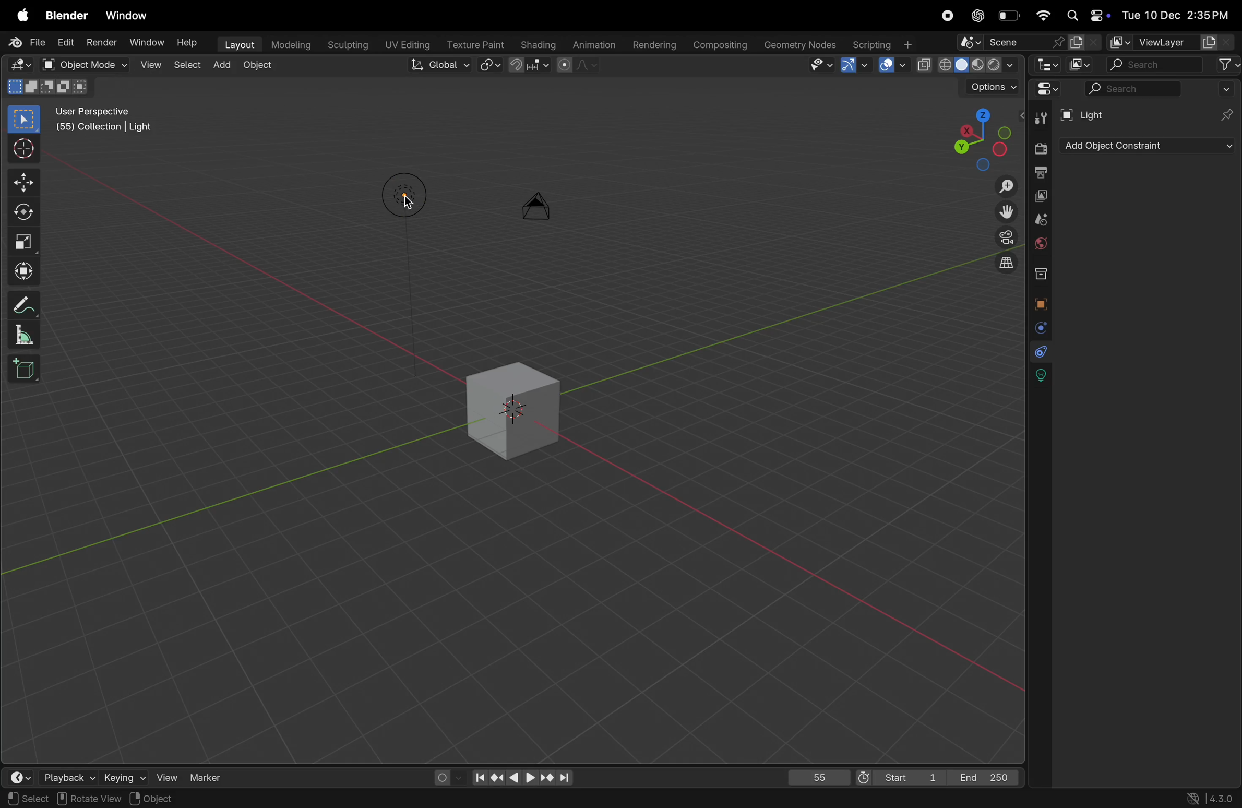  Describe the element at coordinates (25, 274) in the screenshot. I see `transform` at that location.